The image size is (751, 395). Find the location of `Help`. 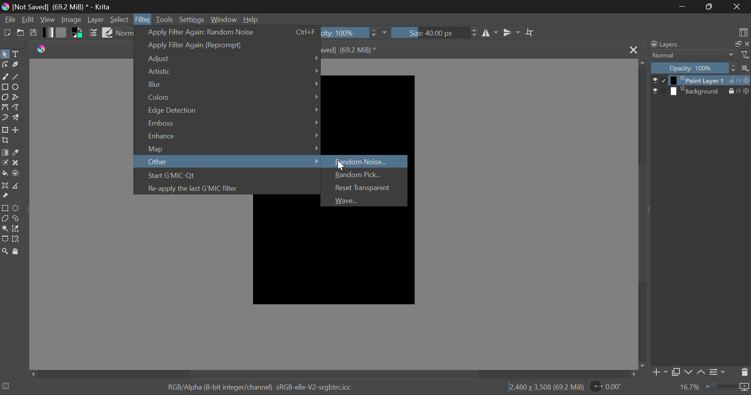

Help is located at coordinates (250, 20).